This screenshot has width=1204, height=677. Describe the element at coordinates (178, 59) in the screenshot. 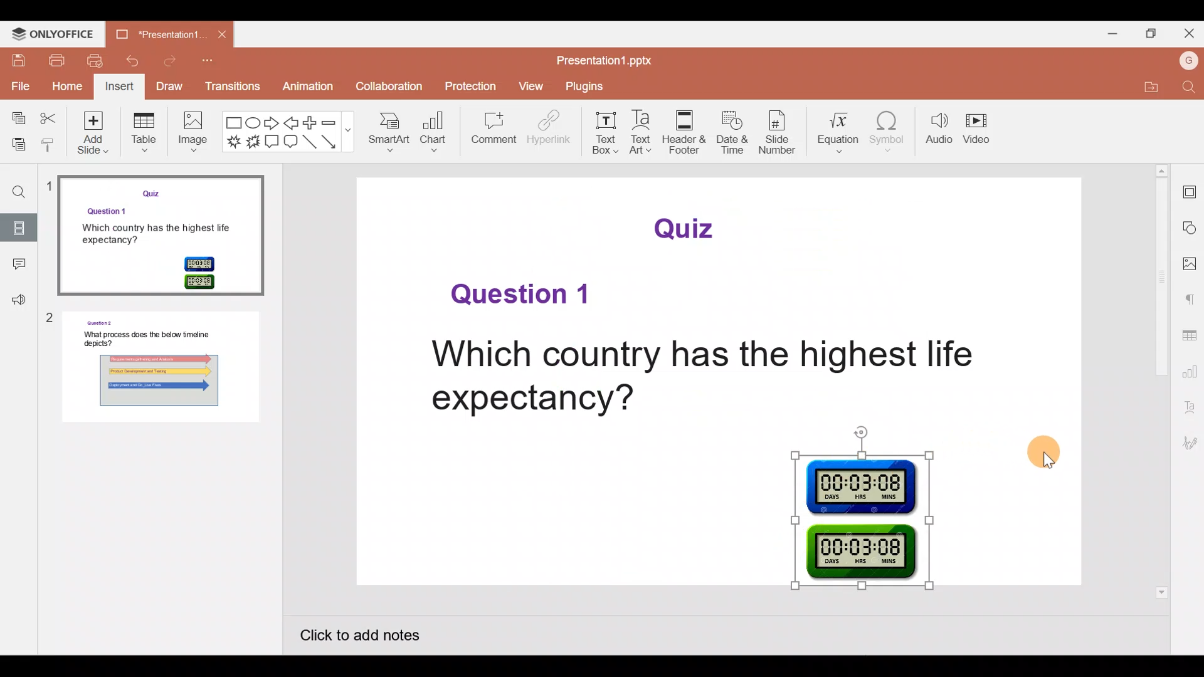

I see `Redo` at that location.